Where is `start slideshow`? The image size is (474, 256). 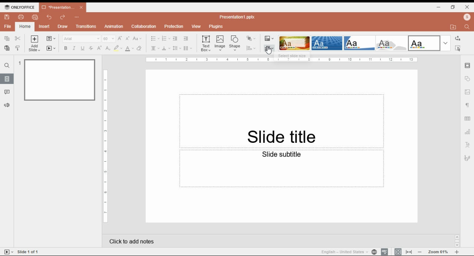 start slideshow is located at coordinates (51, 48).